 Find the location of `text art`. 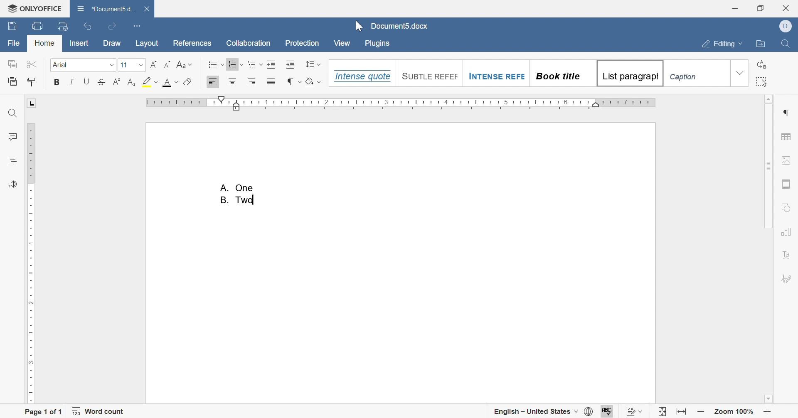

text art is located at coordinates (787, 255).